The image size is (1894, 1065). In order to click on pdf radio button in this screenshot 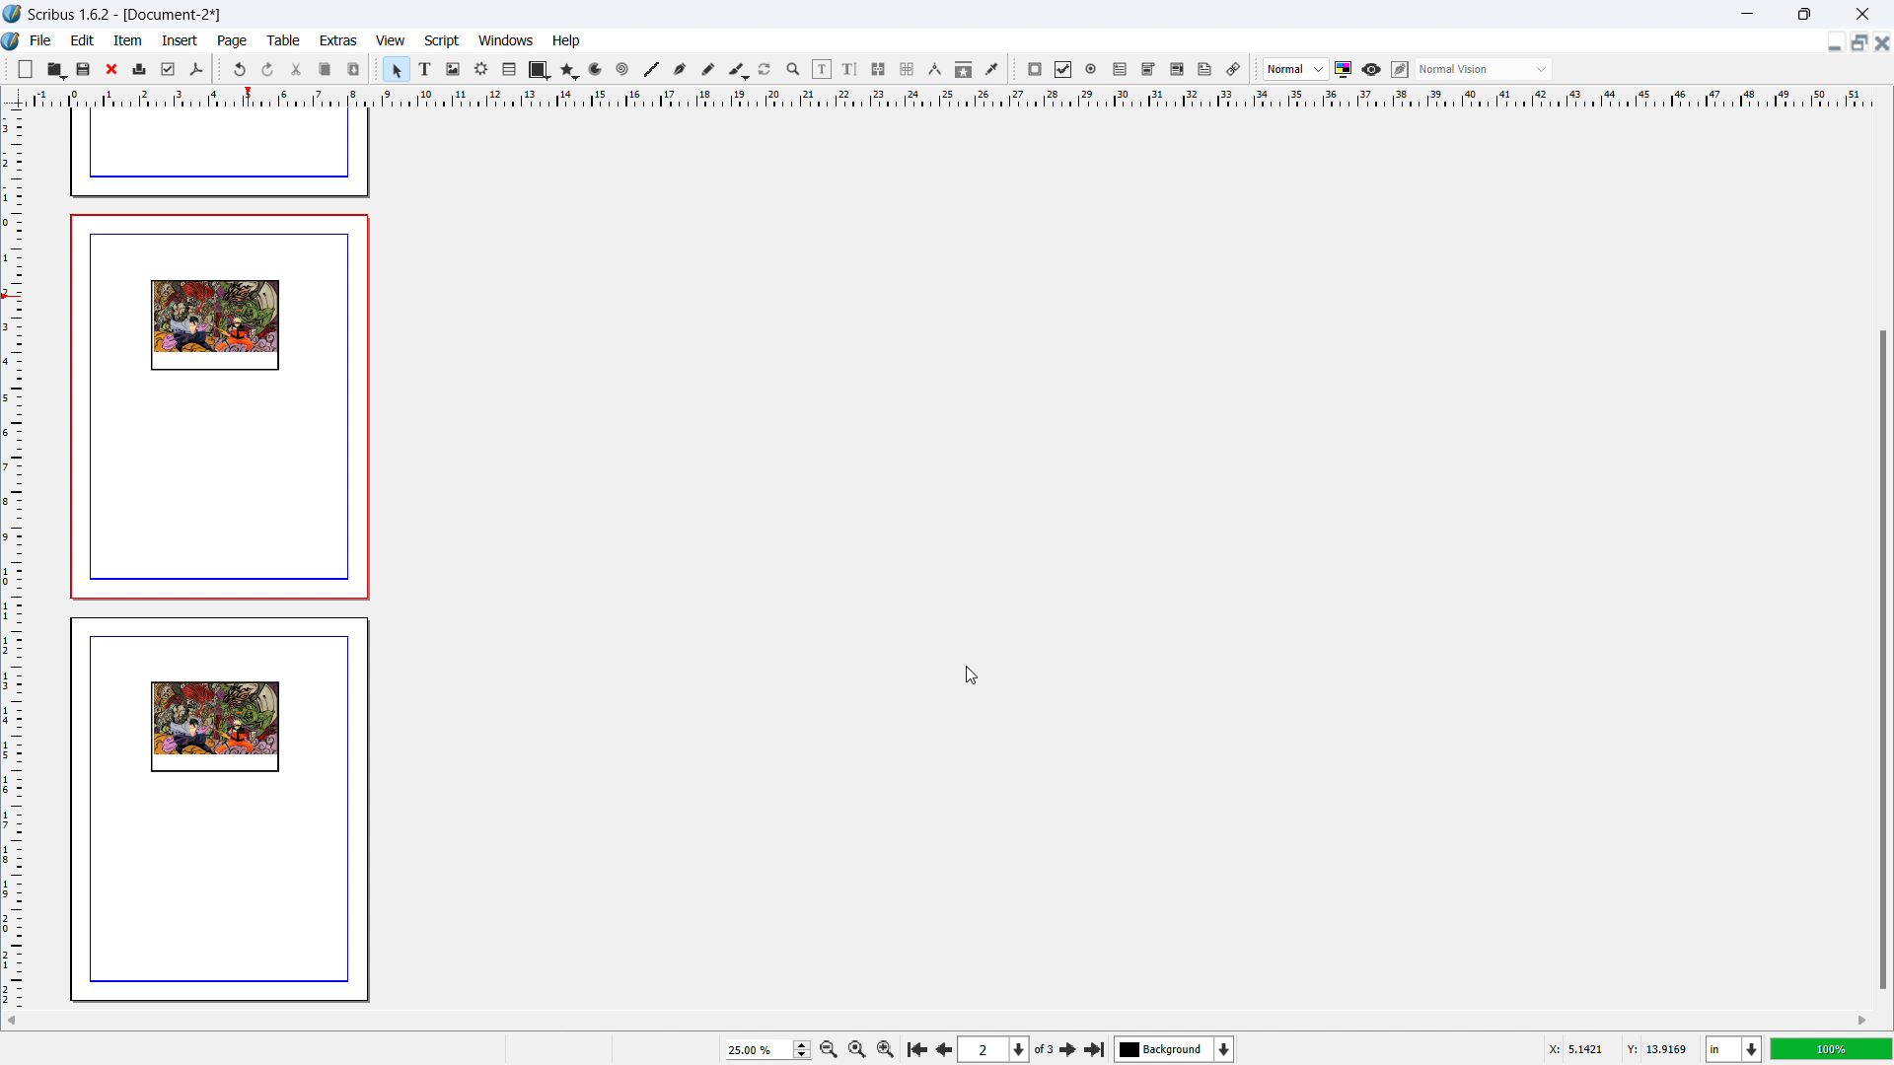, I will do `click(1091, 68)`.